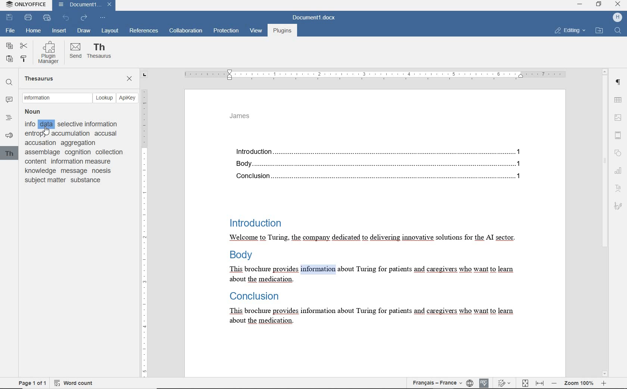  I want to click on CUT, so click(24, 46).